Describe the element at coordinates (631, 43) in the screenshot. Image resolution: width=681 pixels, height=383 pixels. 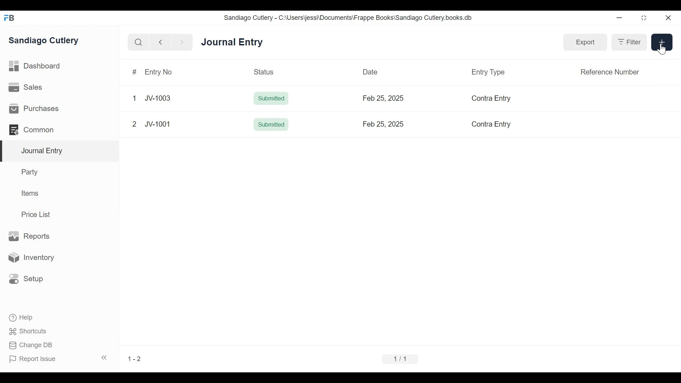
I see `Filter` at that location.